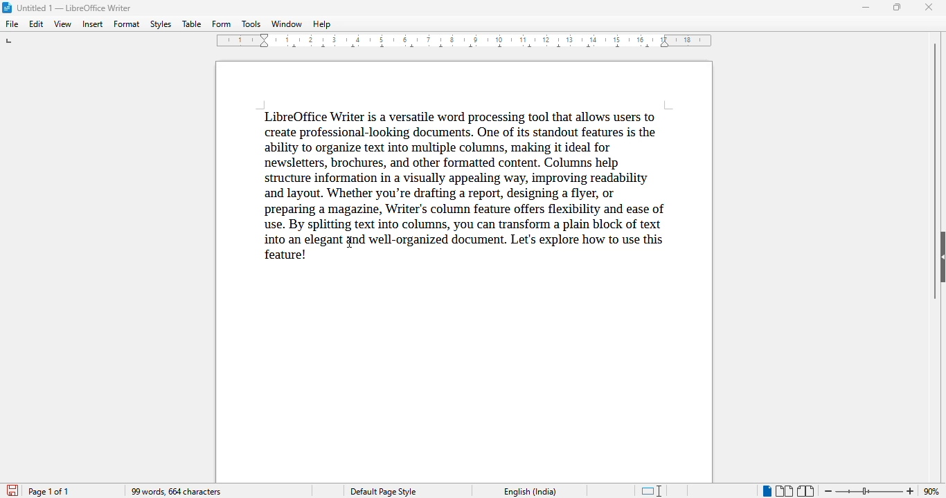 This screenshot has width=946, height=498. I want to click on multi-page view, so click(784, 491).